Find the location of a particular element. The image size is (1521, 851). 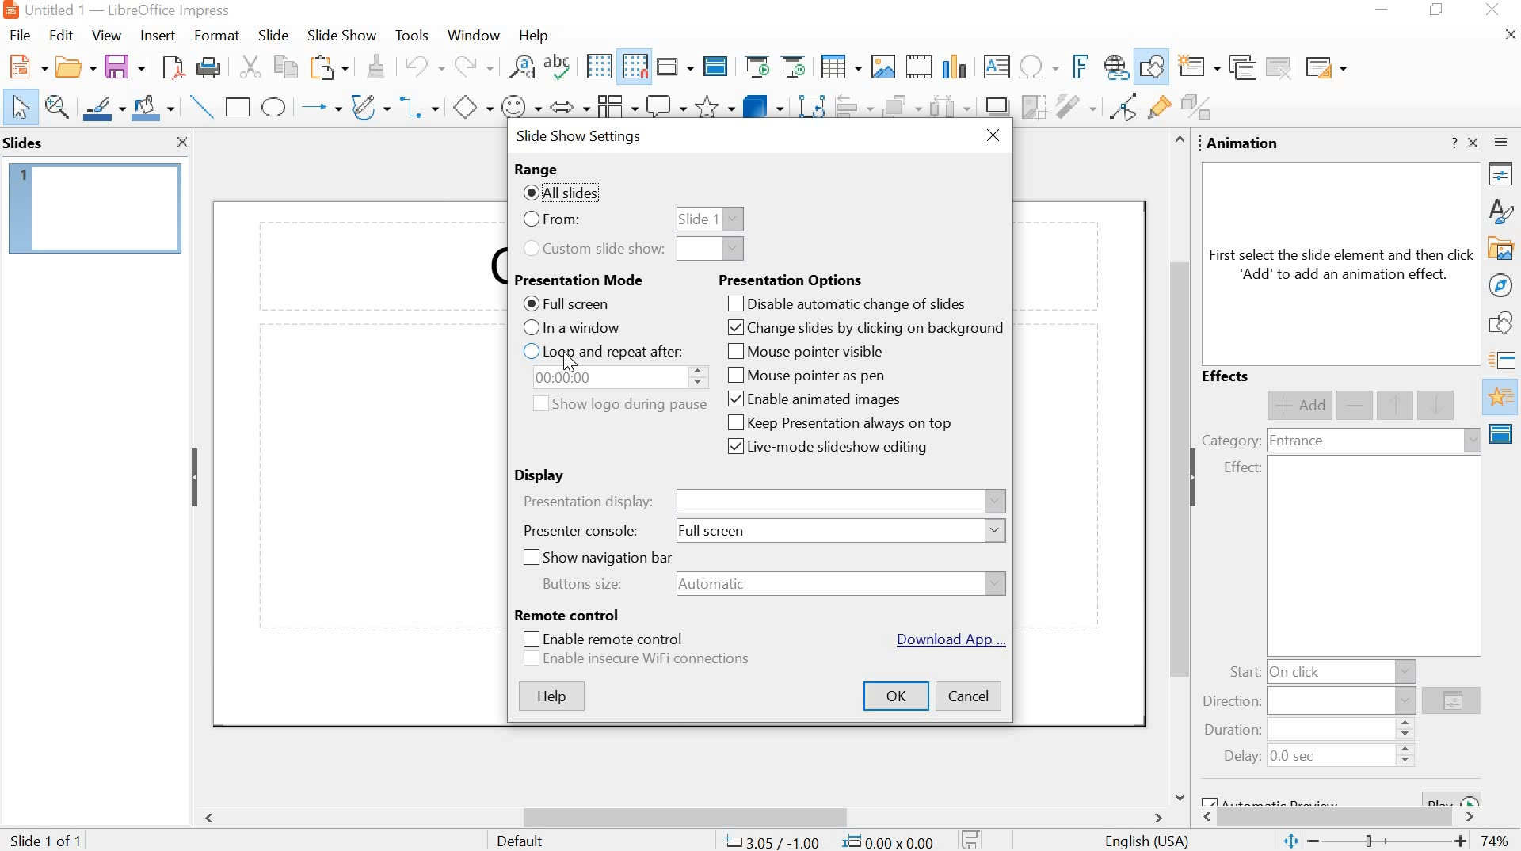

display is located at coordinates (544, 476).